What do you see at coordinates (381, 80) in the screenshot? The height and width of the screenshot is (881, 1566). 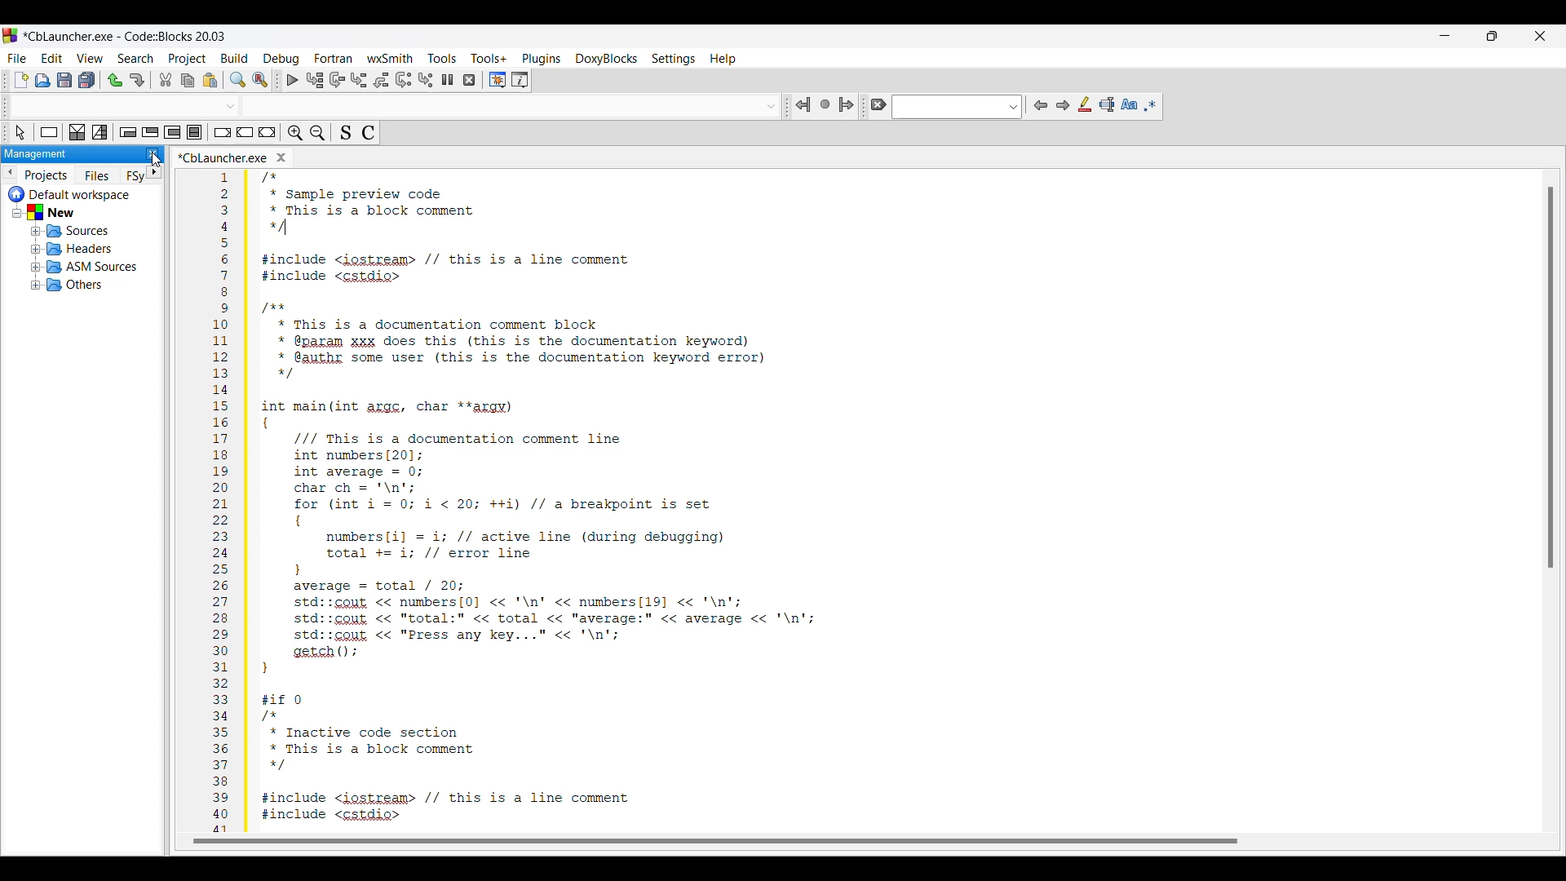 I see `Step out` at bounding box center [381, 80].